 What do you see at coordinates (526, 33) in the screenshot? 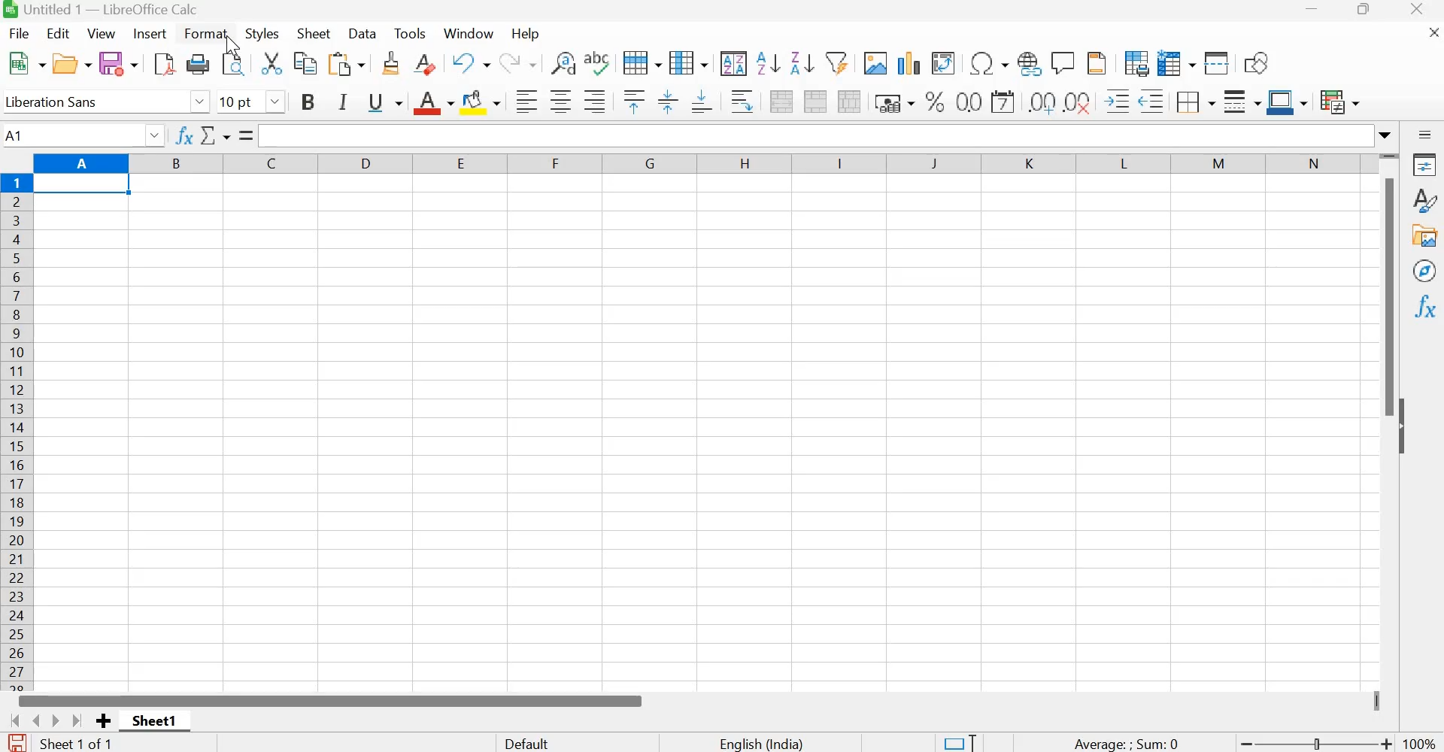
I see `Help` at bounding box center [526, 33].